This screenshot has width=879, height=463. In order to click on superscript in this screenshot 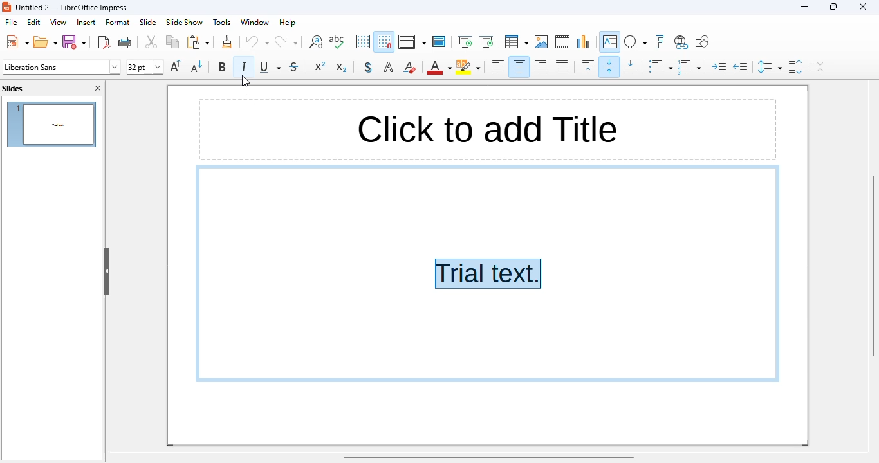, I will do `click(320, 66)`.